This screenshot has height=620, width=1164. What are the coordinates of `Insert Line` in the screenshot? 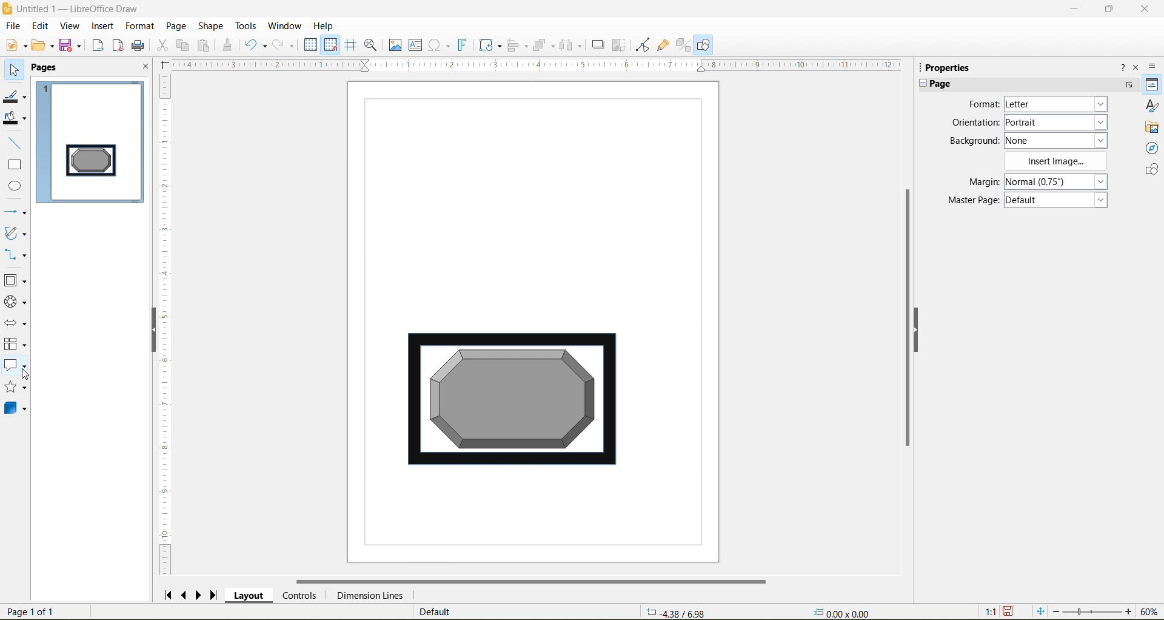 It's located at (16, 144).